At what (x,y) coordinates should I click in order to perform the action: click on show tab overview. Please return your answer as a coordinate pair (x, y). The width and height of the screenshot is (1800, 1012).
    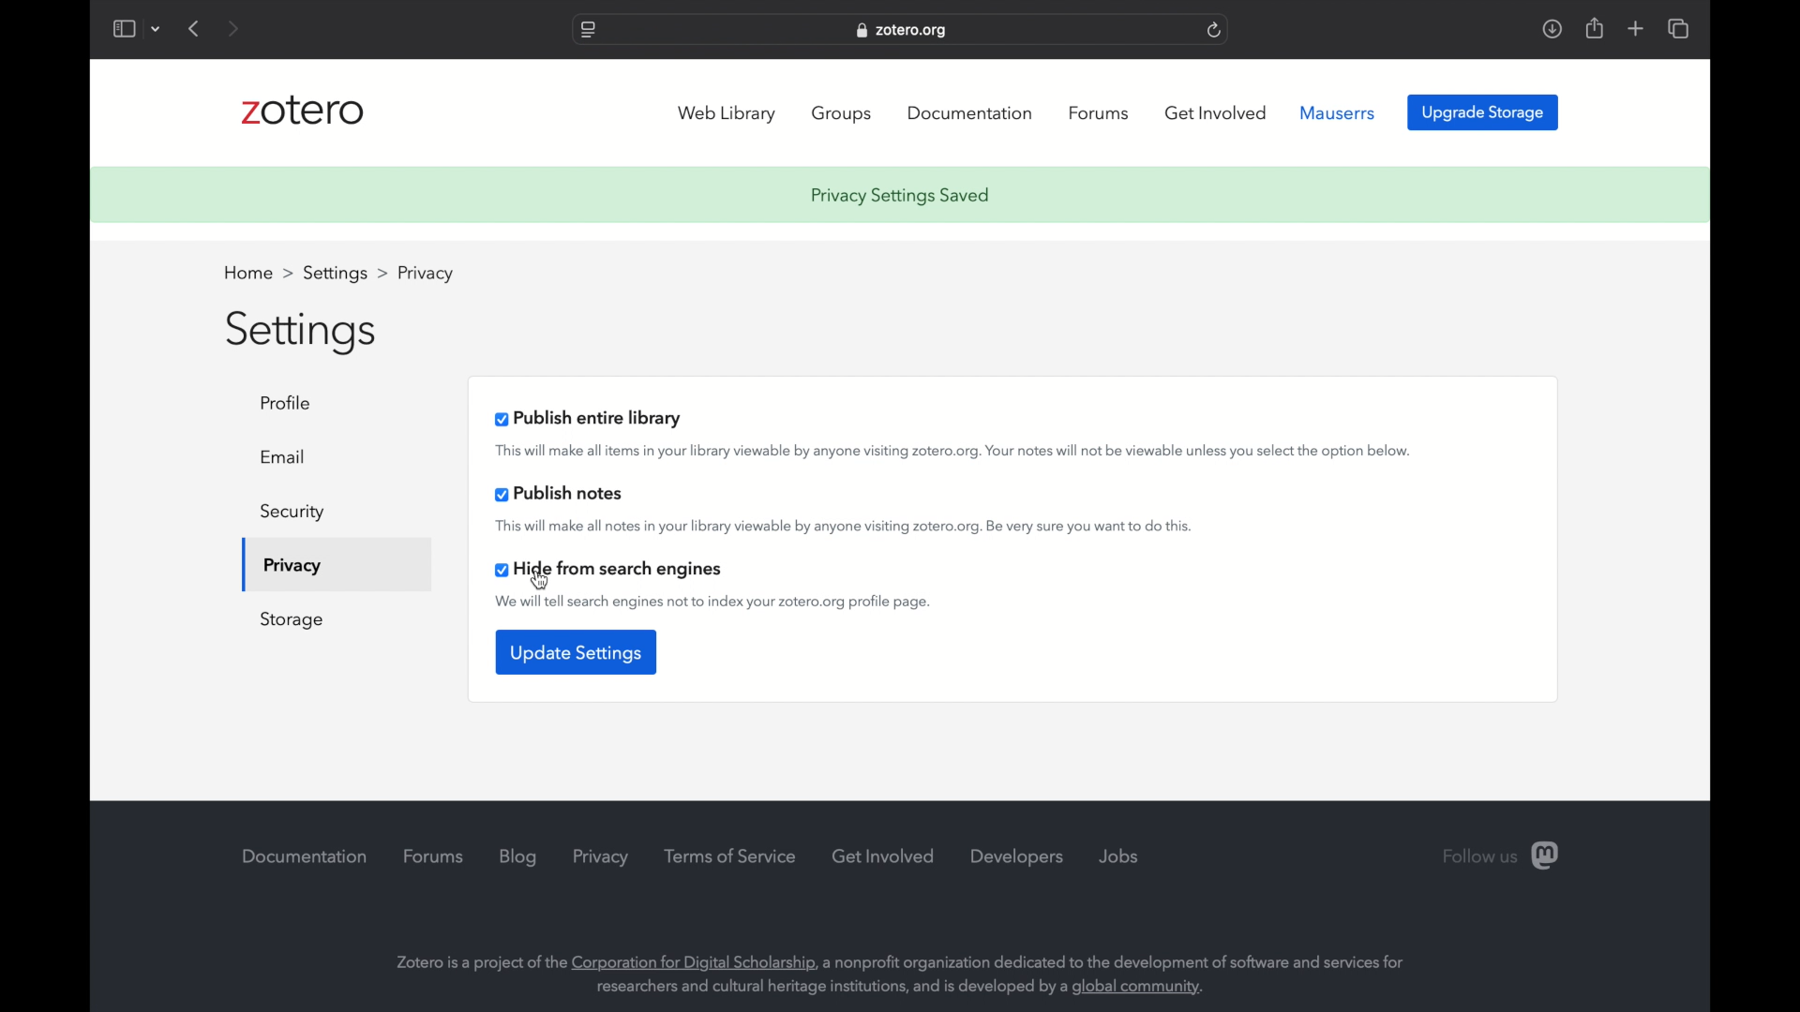
    Looking at the image, I should click on (1678, 28).